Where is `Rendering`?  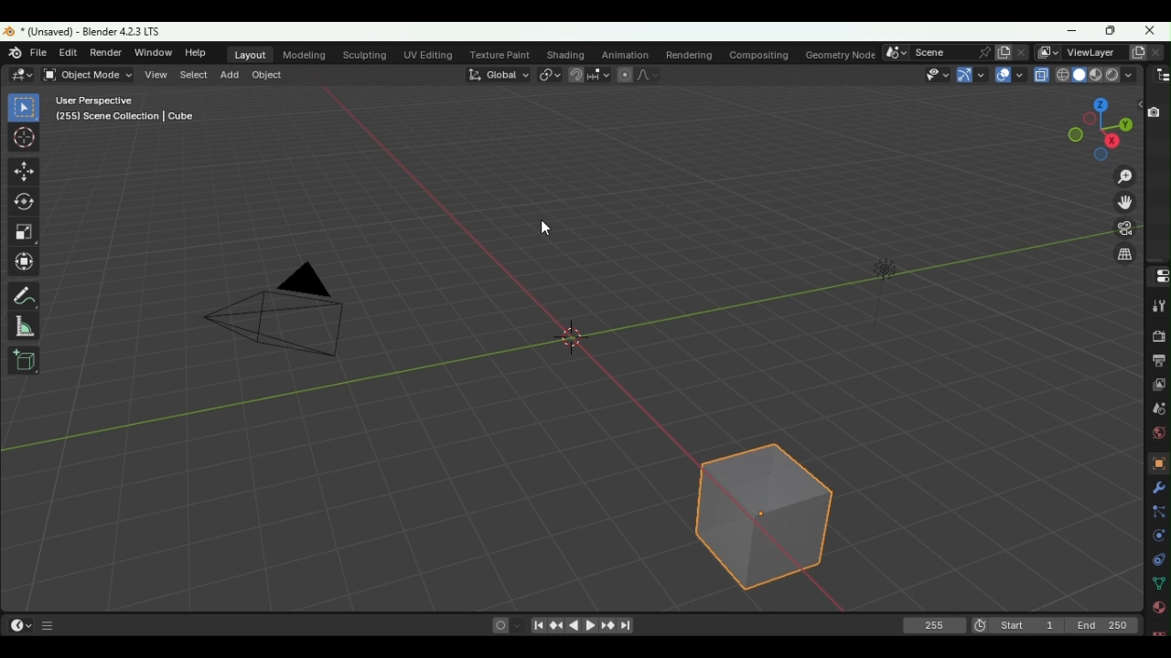 Rendering is located at coordinates (688, 53).